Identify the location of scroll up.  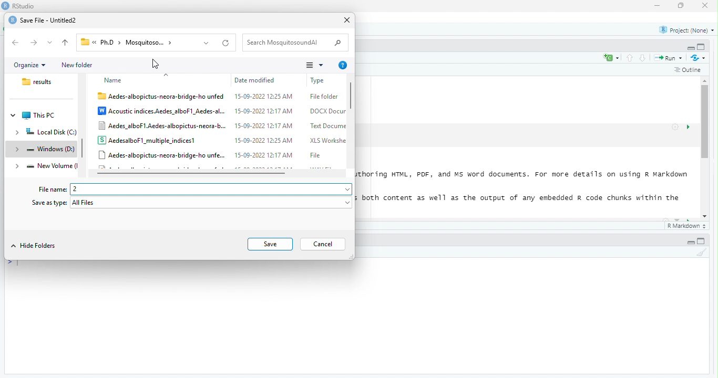
(706, 80).